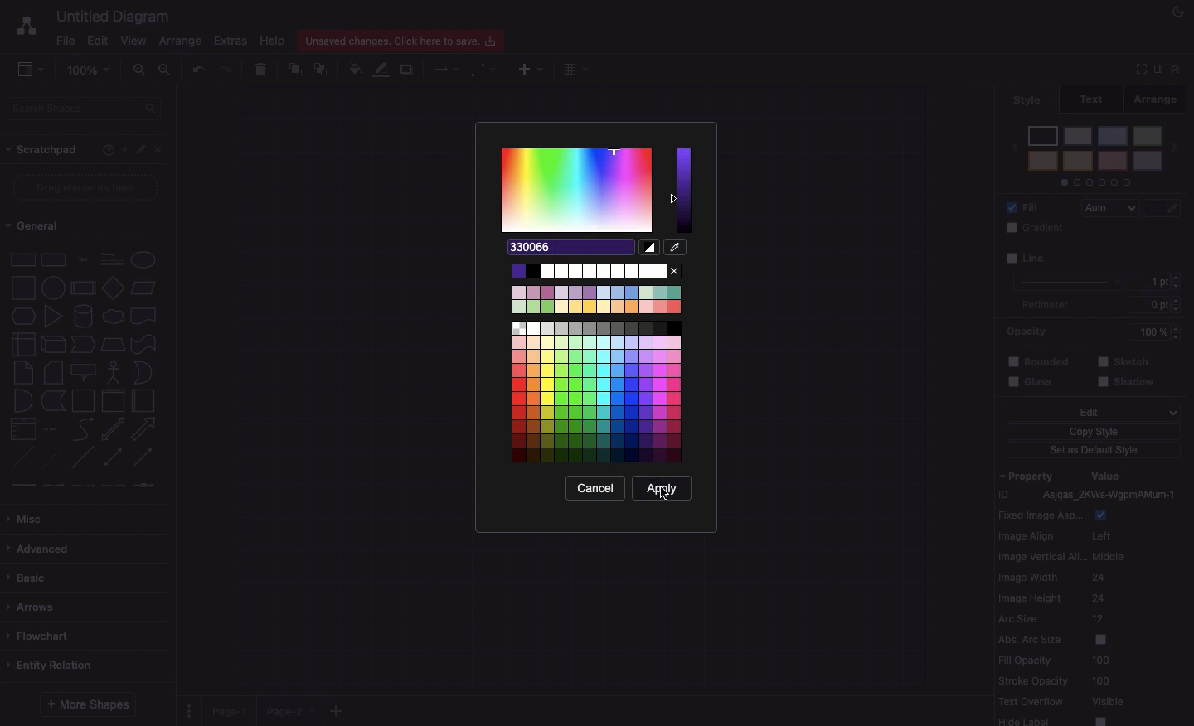  I want to click on Gradient, so click(1038, 228).